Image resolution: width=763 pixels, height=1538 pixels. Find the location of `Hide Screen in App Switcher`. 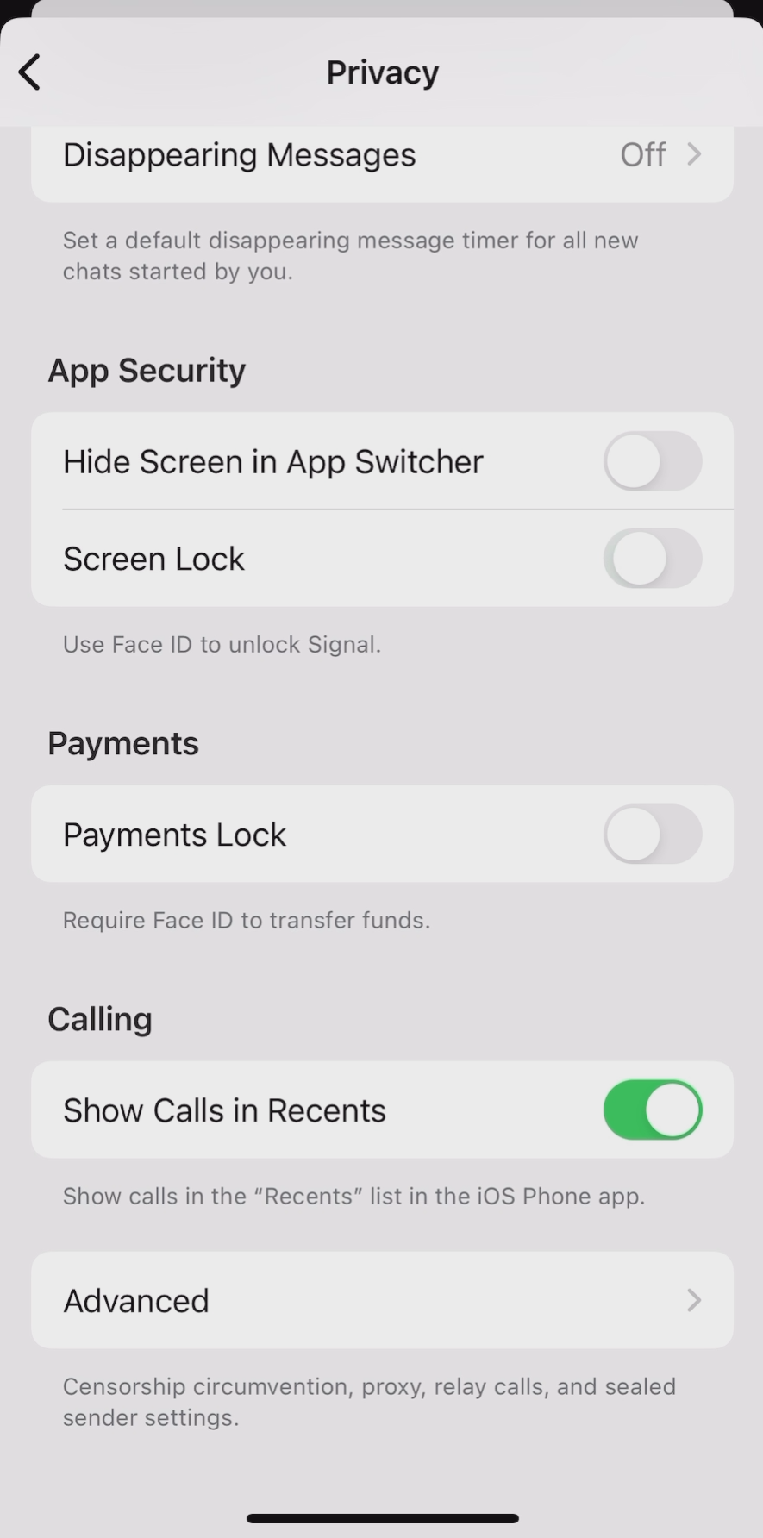

Hide Screen in App Switcher is located at coordinates (389, 461).